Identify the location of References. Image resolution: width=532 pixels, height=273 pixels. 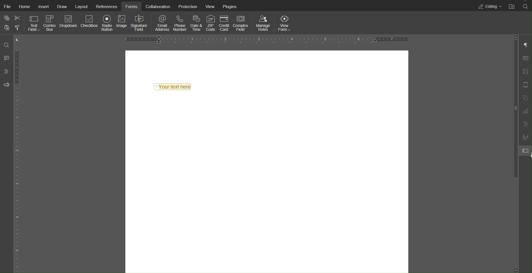
(106, 7).